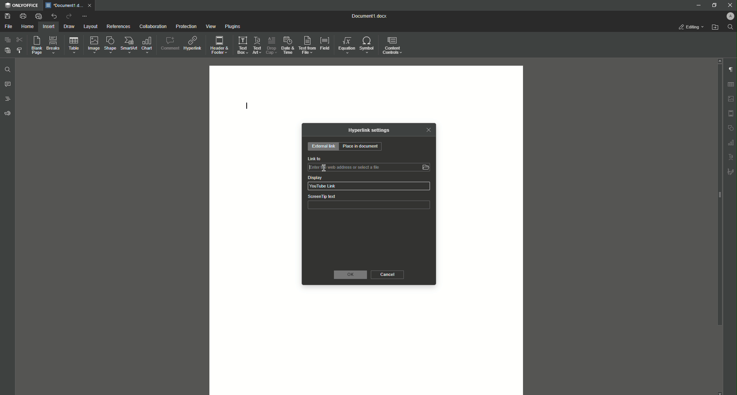 This screenshot has height=395, width=737. Describe the element at coordinates (369, 206) in the screenshot. I see `ScreenTip text` at that location.